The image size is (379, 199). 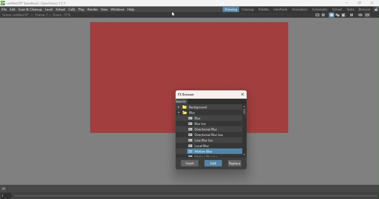 What do you see at coordinates (4, 189) in the screenshot?
I see `GUI show/hide` at bounding box center [4, 189].